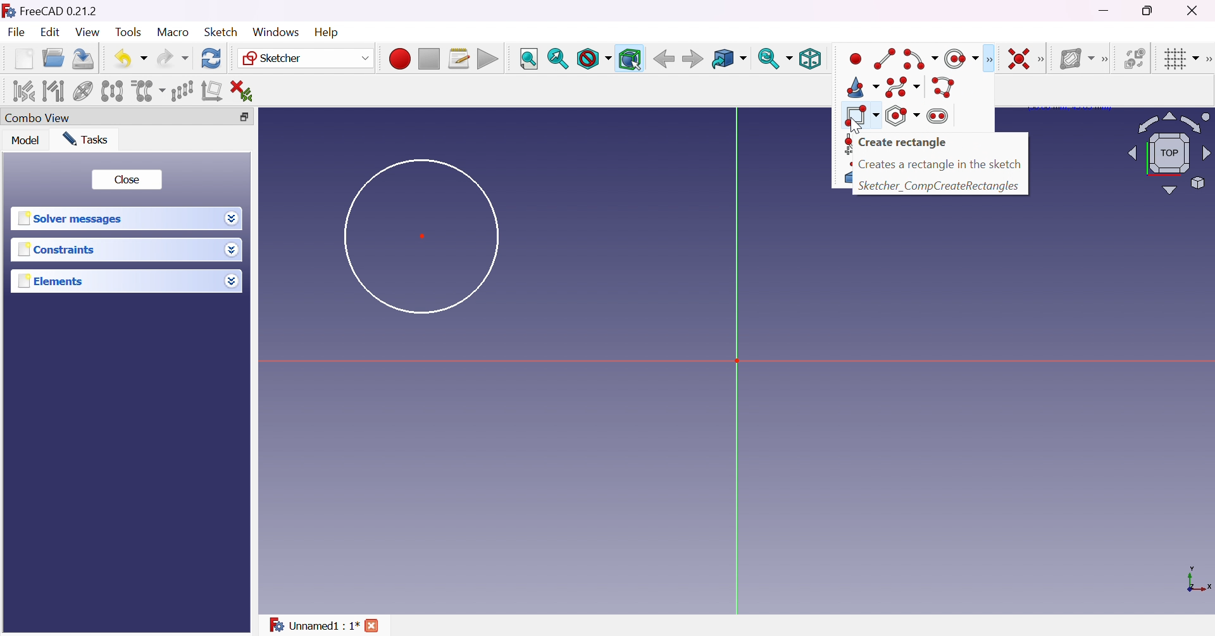  What do you see at coordinates (399, 57) in the screenshot?
I see `Macro recording...` at bounding box center [399, 57].